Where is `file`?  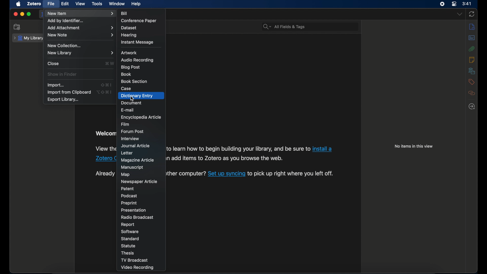 file is located at coordinates (51, 4).